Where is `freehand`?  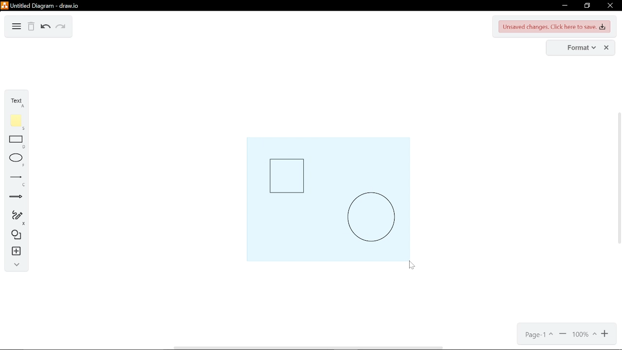
freehand is located at coordinates (13, 218).